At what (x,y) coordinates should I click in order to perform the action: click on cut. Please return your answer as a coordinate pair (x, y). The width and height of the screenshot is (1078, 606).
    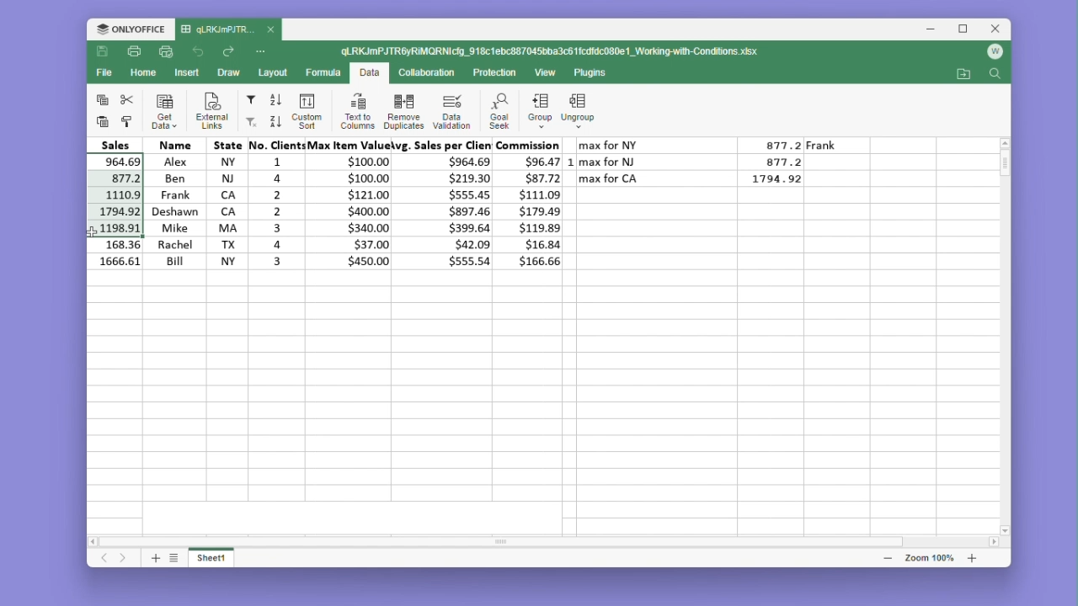
    Looking at the image, I should click on (127, 99).